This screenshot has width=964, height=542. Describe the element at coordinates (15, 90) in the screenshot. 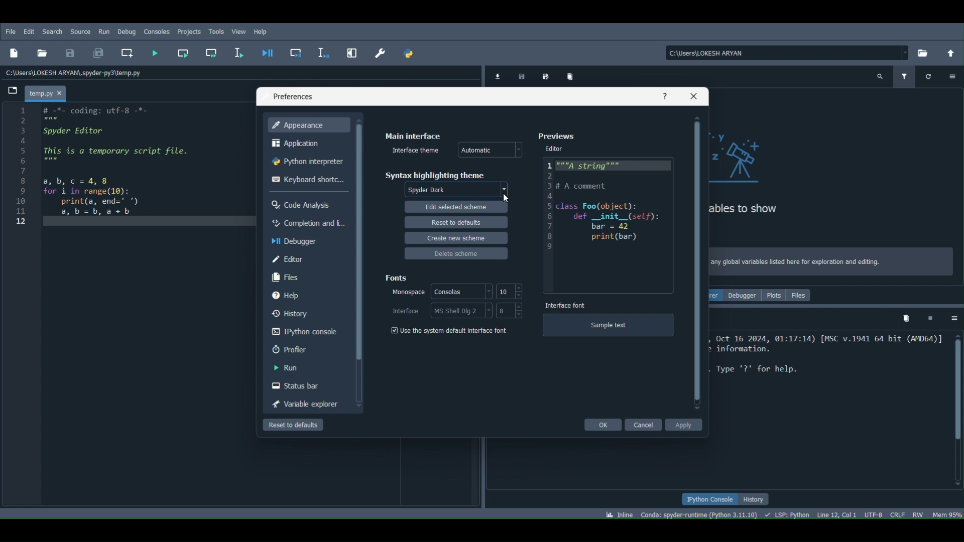

I see `Browse tabs` at that location.